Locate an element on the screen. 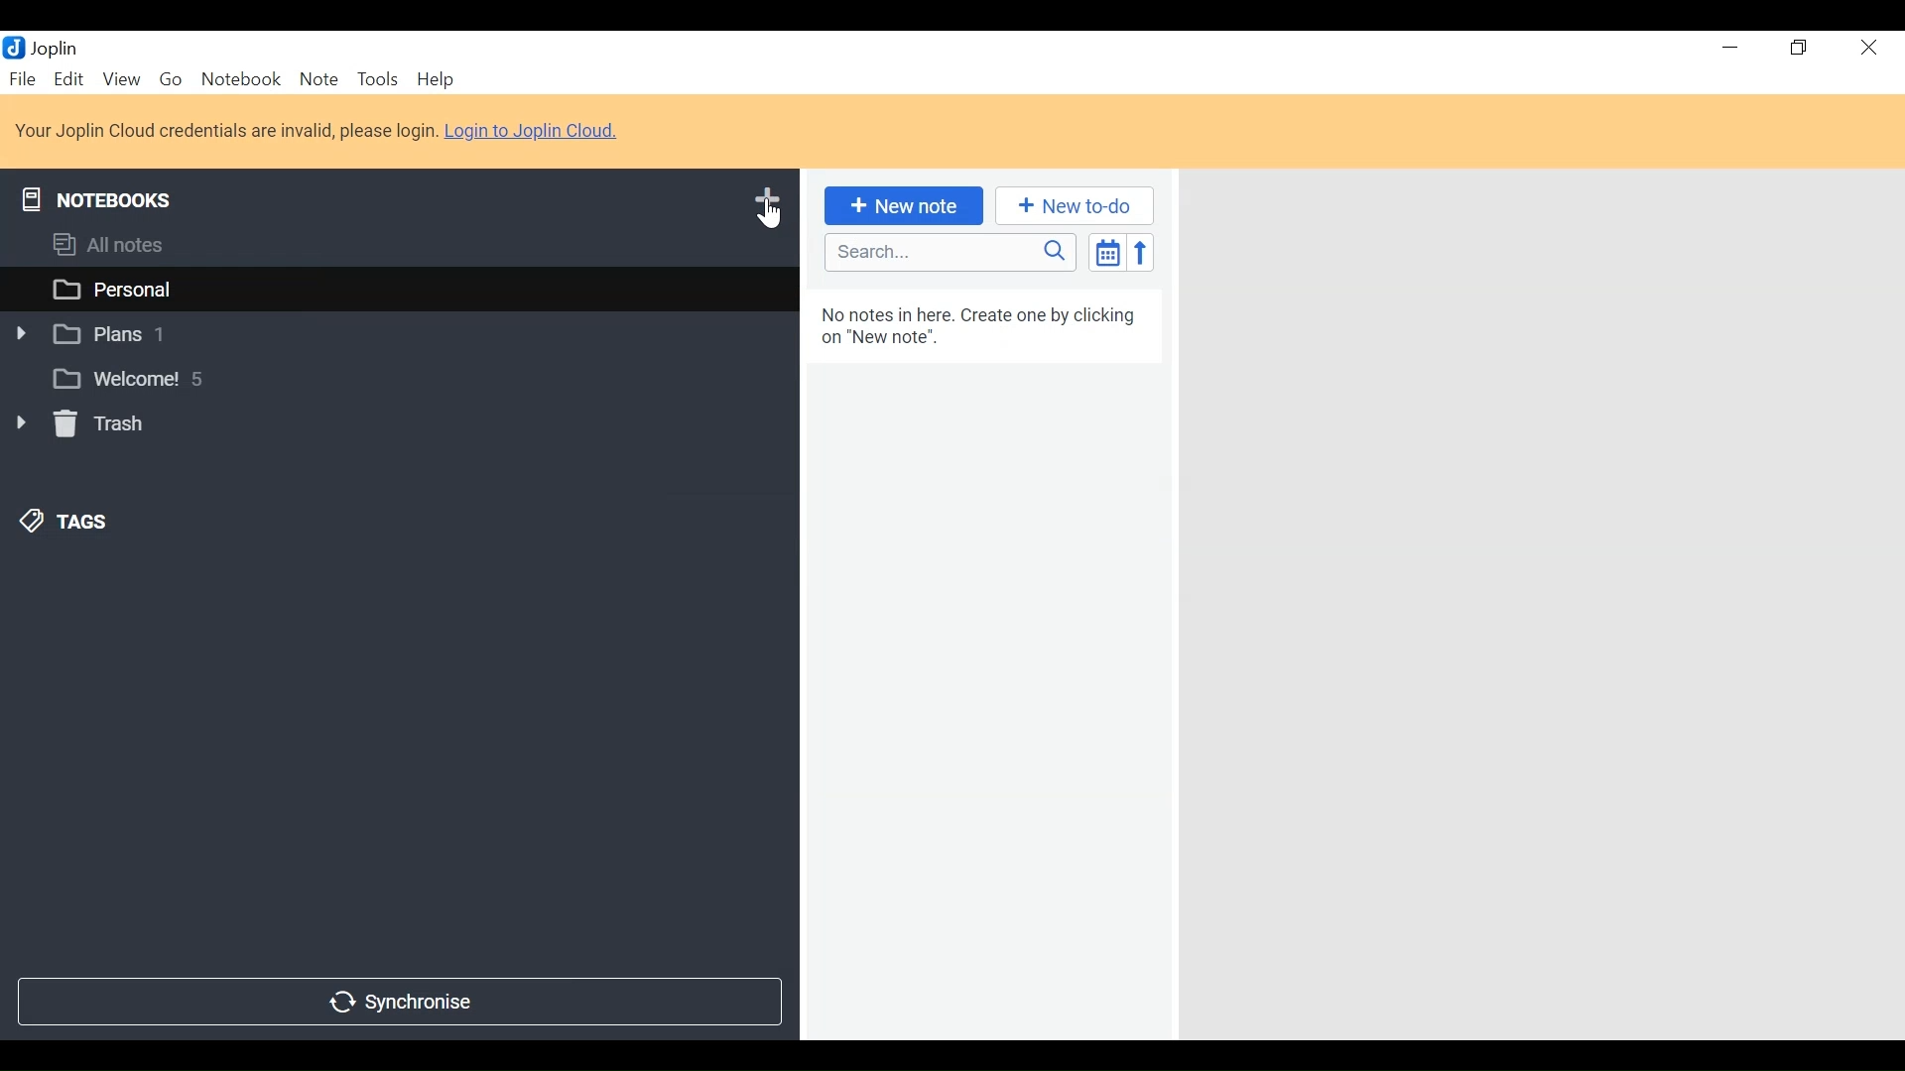  close is located at coordinates (1868, 49).